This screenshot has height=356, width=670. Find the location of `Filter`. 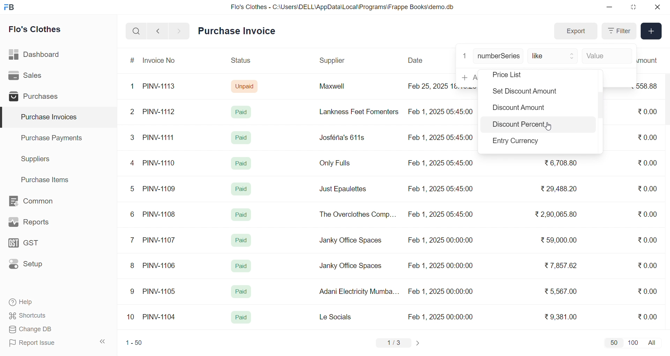

Filter is located at coordinates (618, 31).